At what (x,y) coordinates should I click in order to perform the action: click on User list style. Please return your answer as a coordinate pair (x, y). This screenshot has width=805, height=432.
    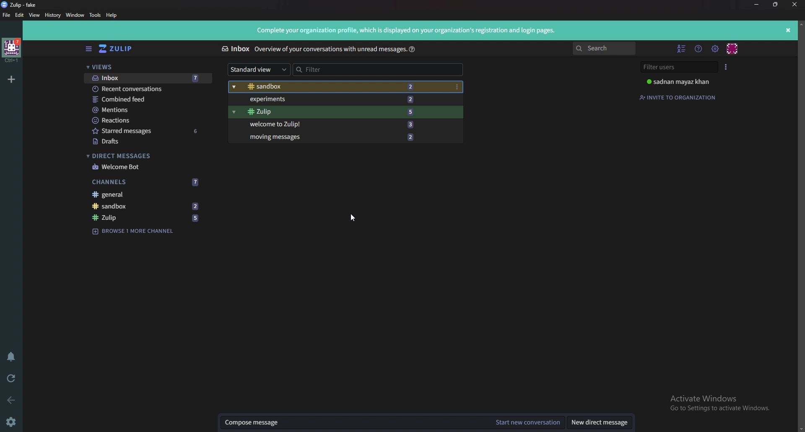
    Looking at the image, I should click on (726, 66).